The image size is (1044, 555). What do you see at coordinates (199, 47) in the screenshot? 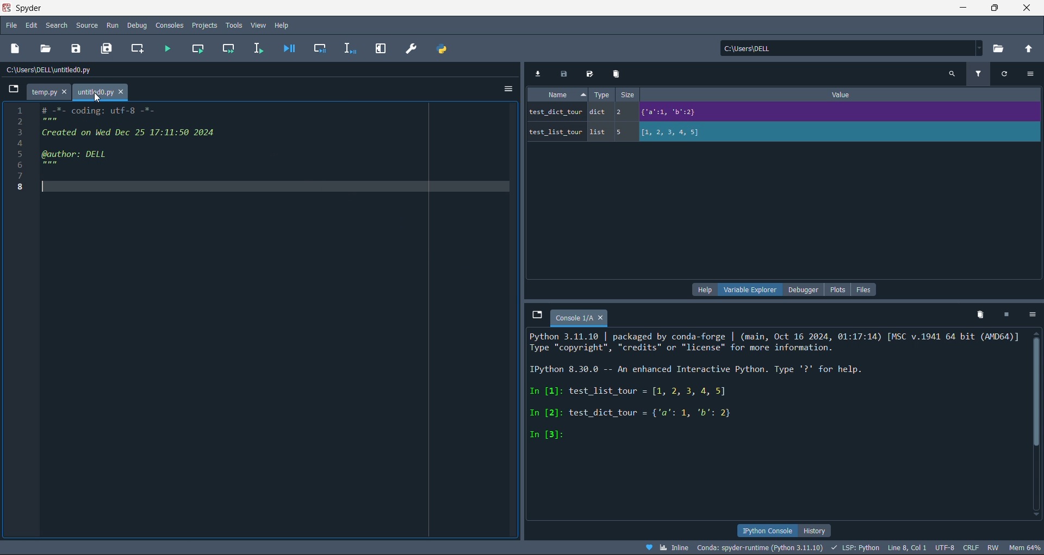
I see `run cell` at bounding box center [199, 47].